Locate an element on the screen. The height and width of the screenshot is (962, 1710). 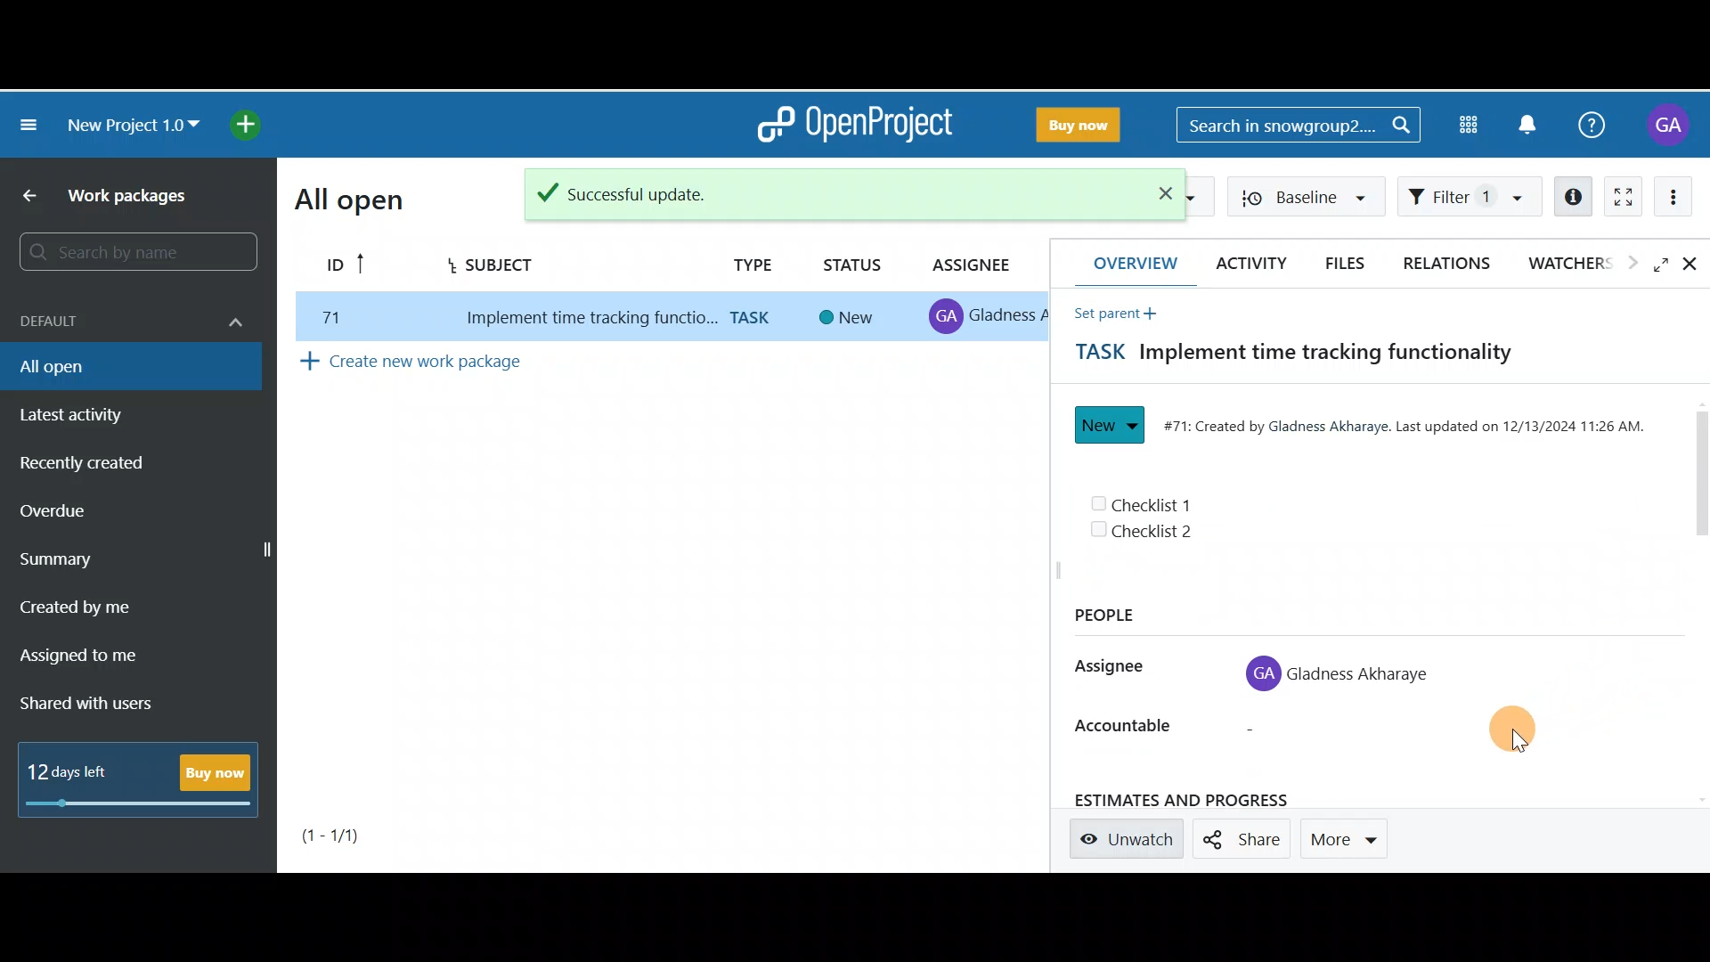
More is located at coordinates (1351, 835).